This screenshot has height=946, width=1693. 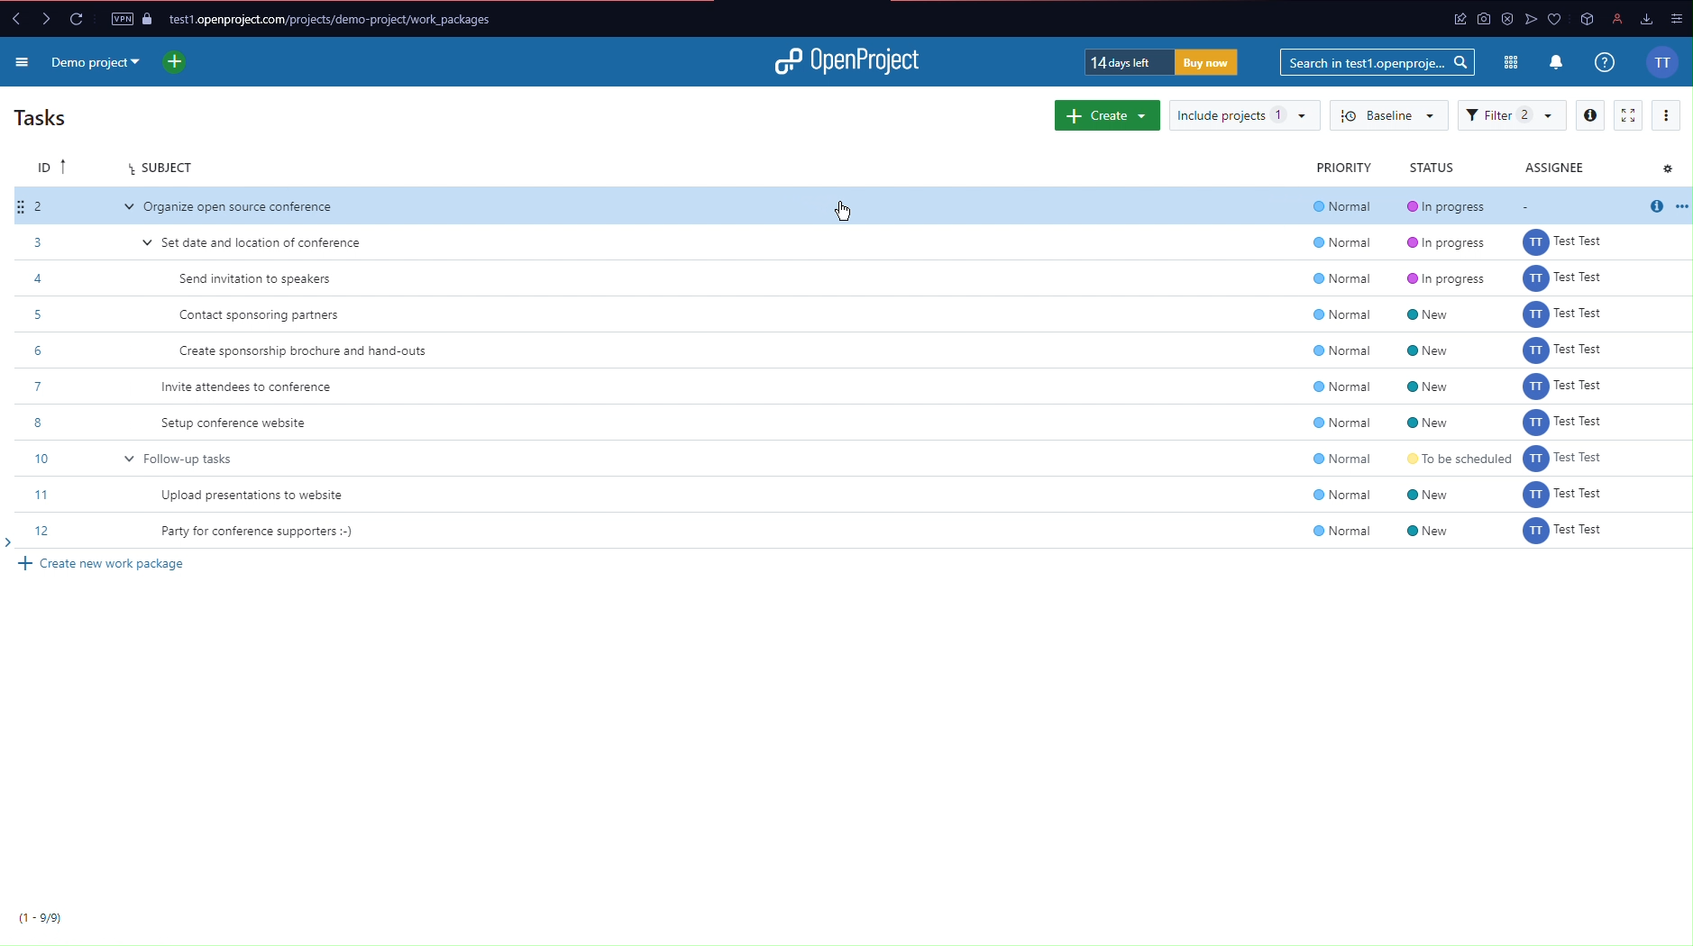 What do you see at coordinates (1617, 19) in the screenshot?
I see `profile` at bounding box center [1617, 19].